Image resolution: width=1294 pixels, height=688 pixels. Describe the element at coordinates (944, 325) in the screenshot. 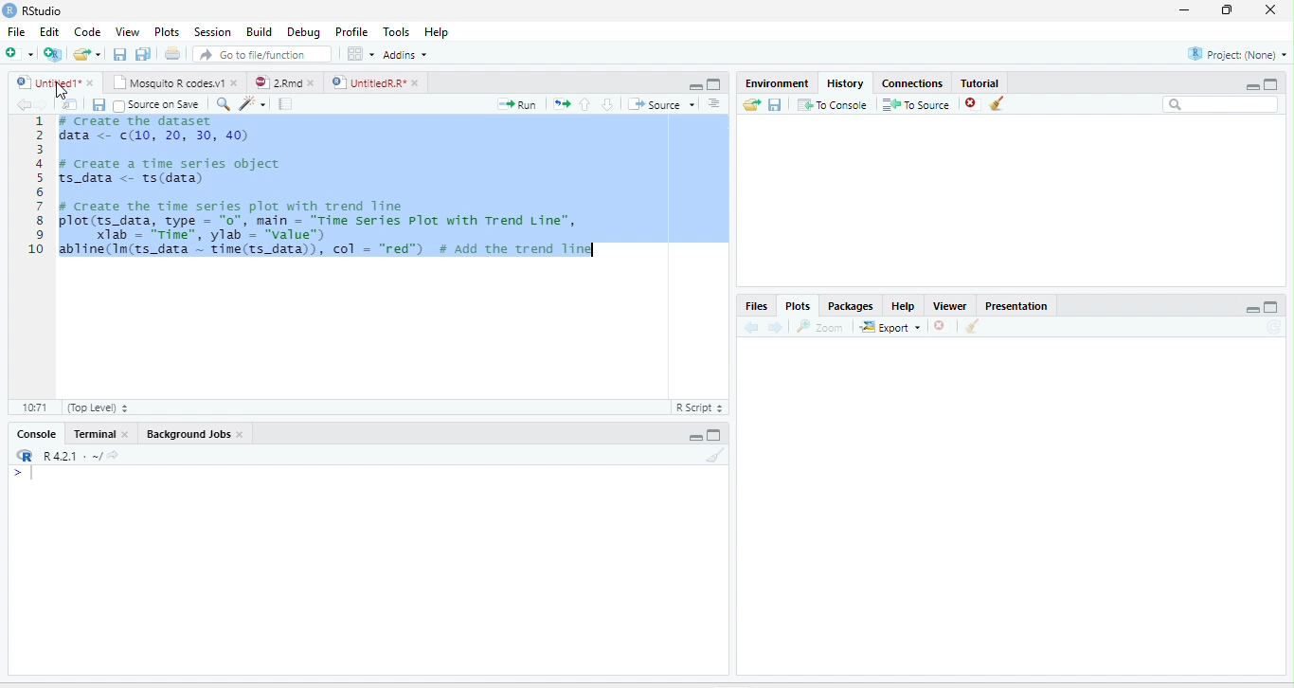

I see `Remove current plot` at that location.